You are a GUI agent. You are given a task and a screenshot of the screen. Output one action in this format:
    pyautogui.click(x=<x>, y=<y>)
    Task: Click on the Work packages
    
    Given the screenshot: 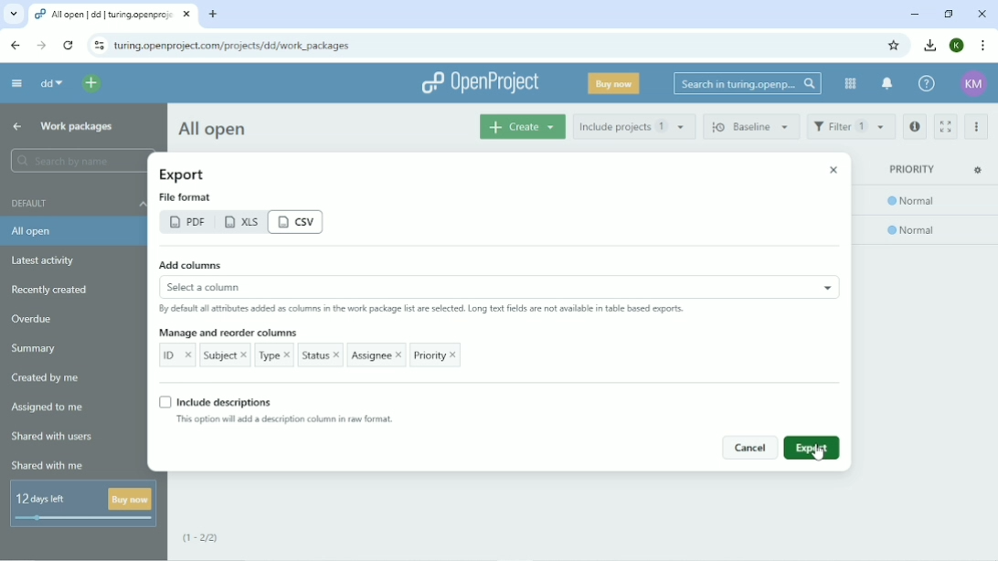 What is the action you would take?
    pyautogui.click(x=77, y=128)
    